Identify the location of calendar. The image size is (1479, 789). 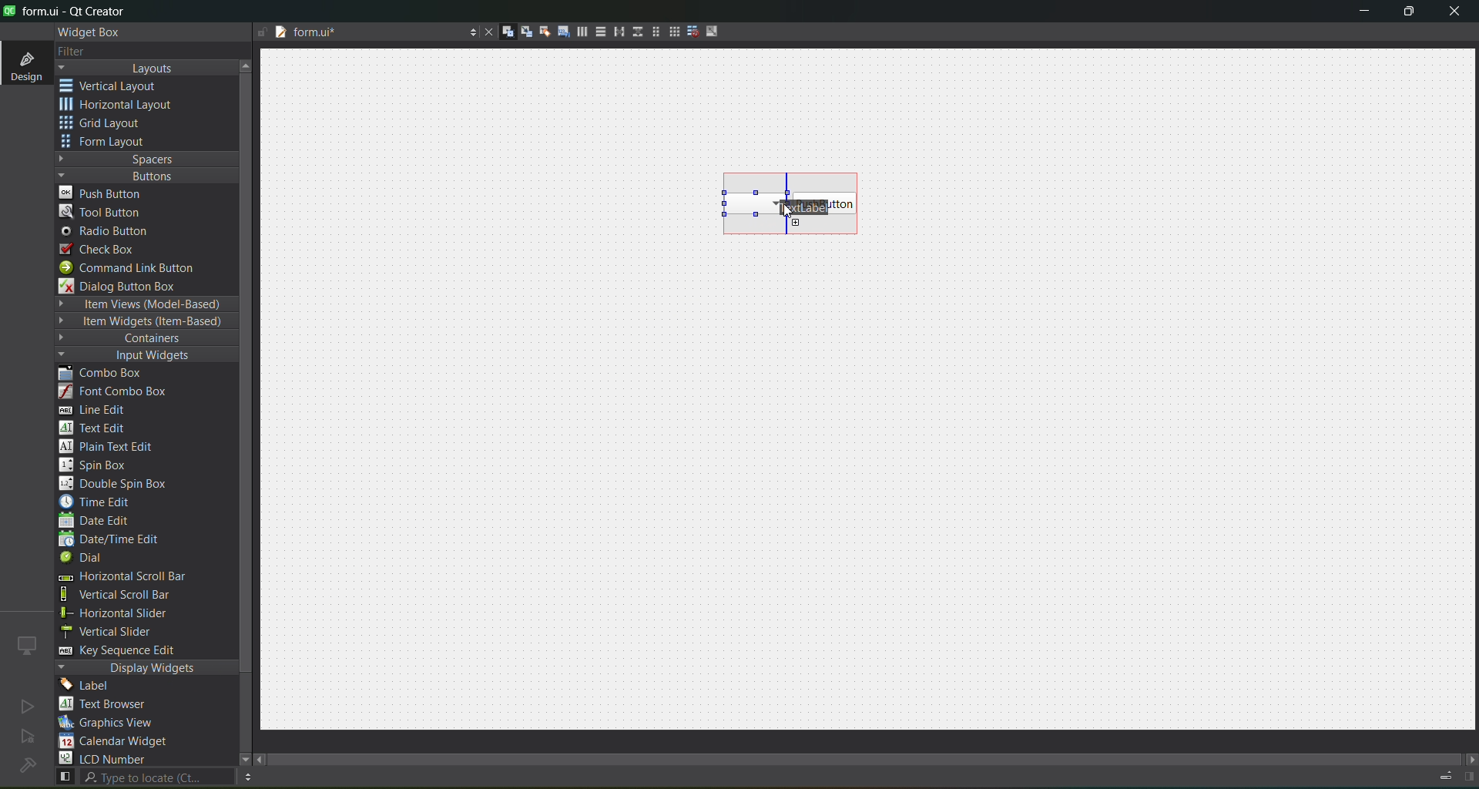
(116, 743).